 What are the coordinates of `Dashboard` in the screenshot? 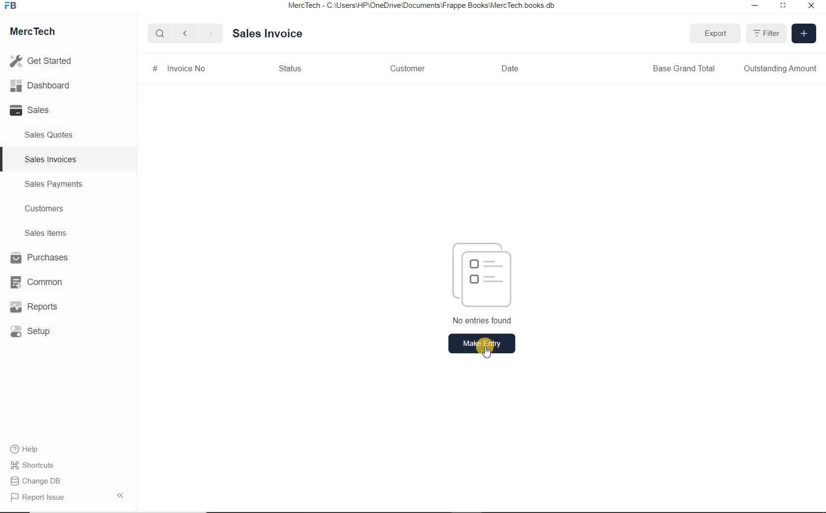 It's located at (45, 86).